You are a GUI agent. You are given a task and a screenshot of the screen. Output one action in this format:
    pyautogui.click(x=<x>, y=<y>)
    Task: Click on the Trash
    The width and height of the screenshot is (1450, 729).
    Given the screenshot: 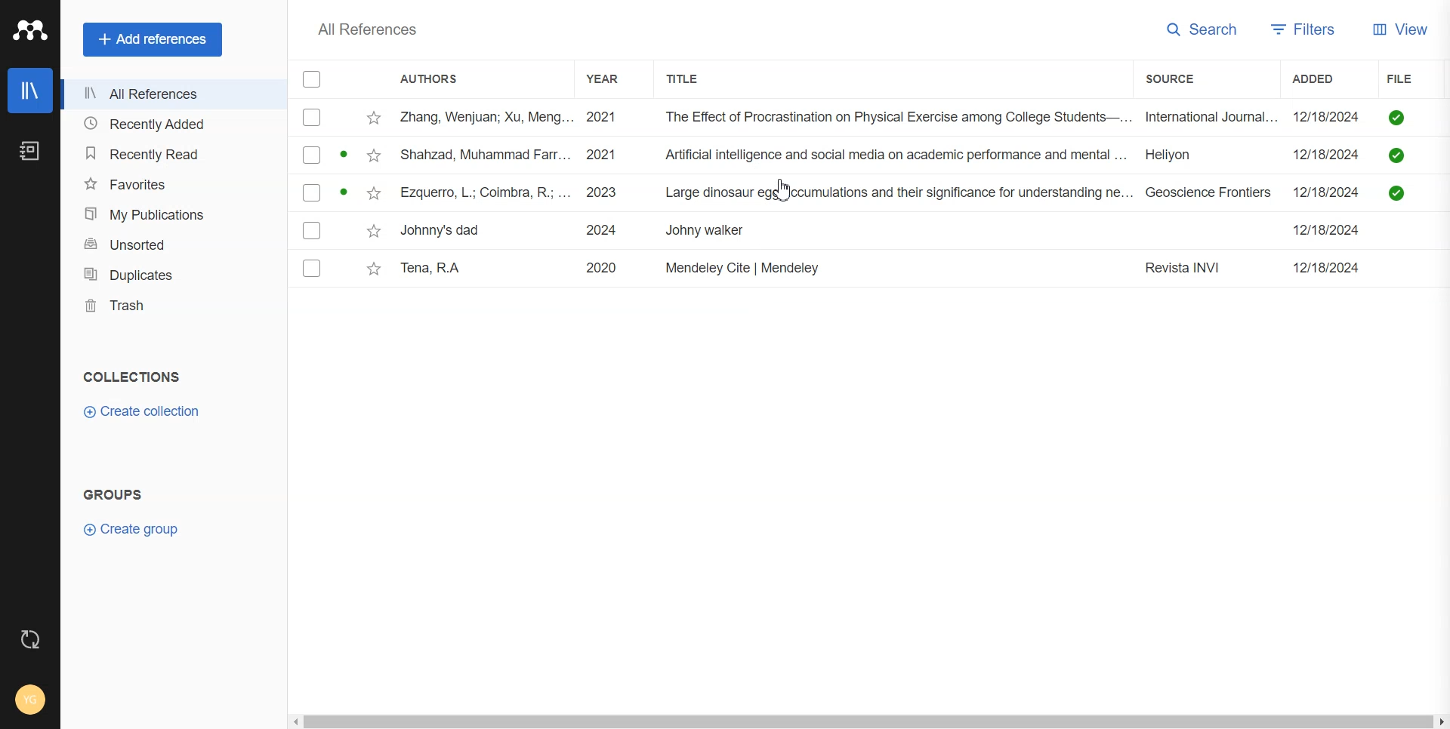 What is the action you would take?
    pyautogui.click(x=173, y=305)
    